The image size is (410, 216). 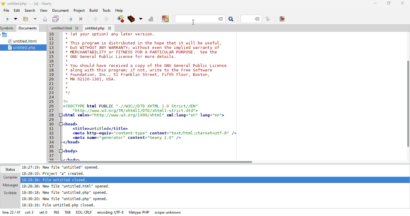 What do you see at coordinates (409, 101) in the screenshot?
I see `scroll bar` at bounding box center [409, 101].